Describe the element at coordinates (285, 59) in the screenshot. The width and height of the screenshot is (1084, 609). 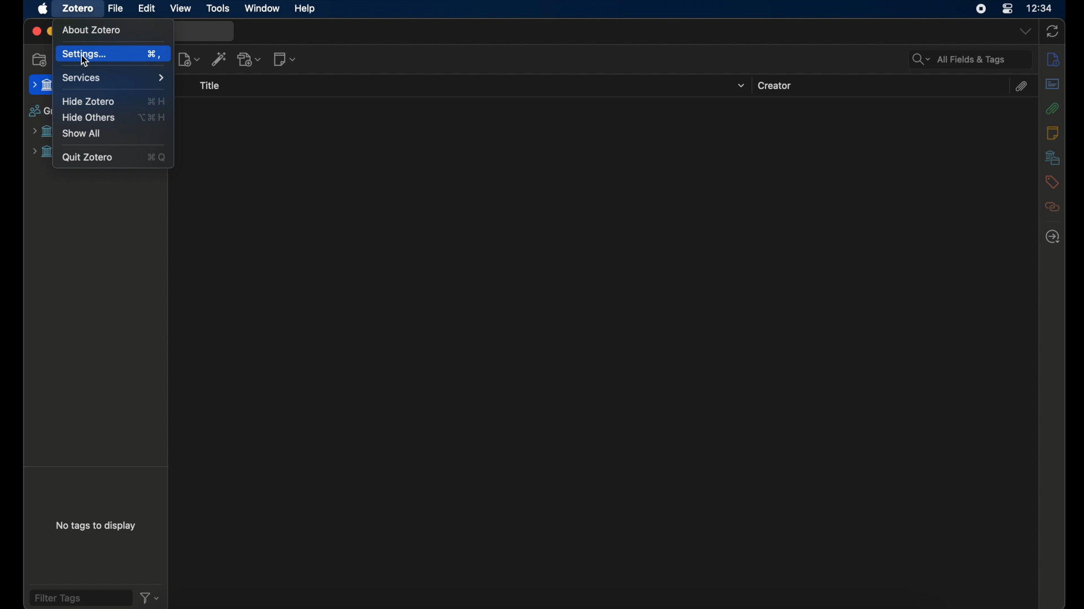
I see `new note` at that location.